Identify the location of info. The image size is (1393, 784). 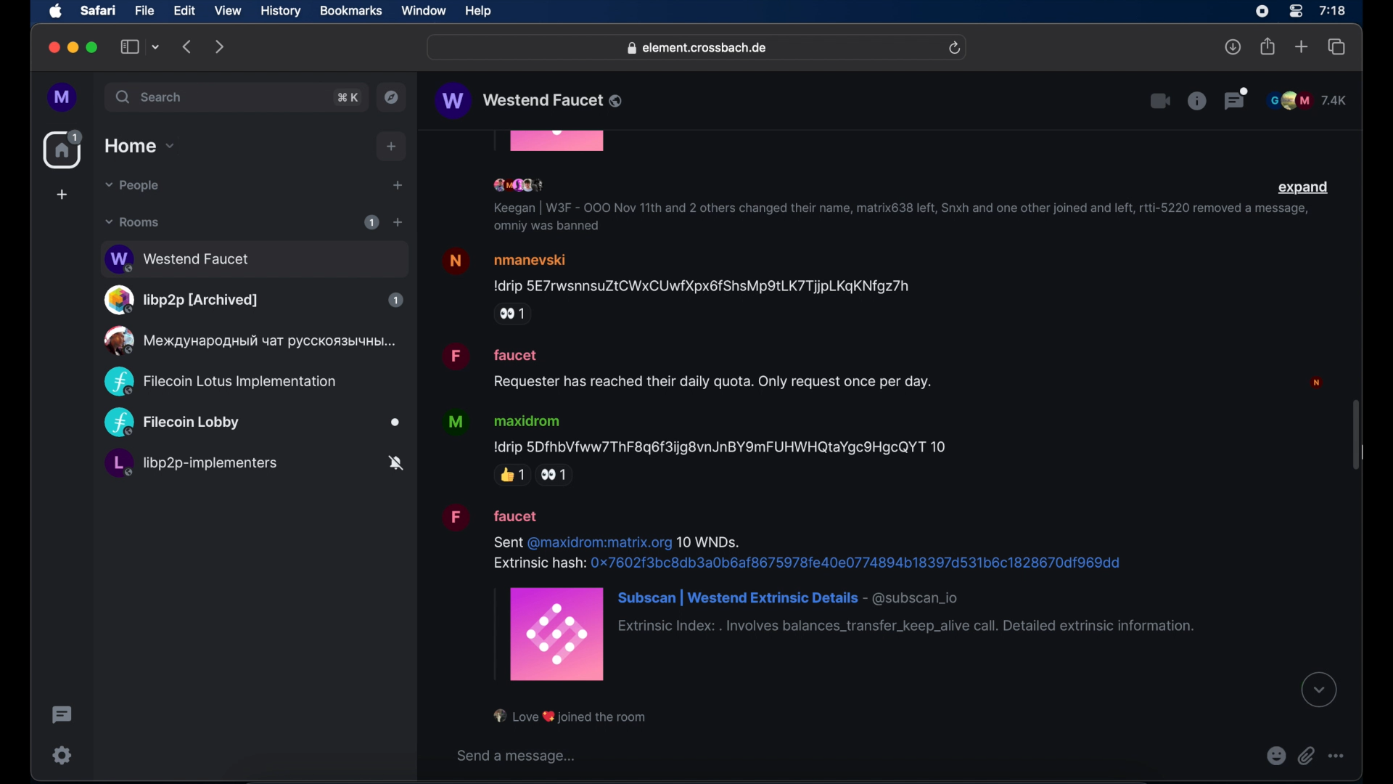
(897, 219).